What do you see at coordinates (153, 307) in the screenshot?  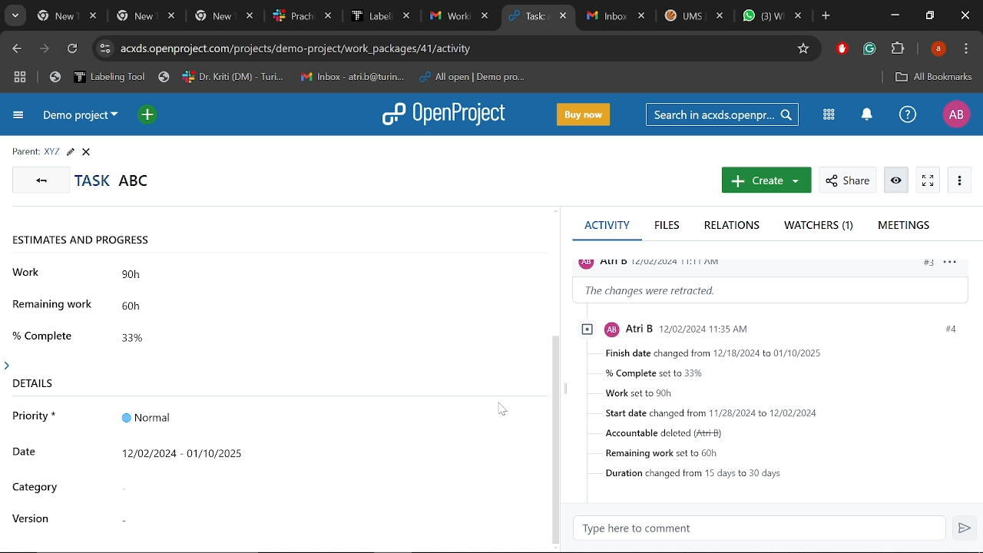 I see `60h` at bounding box center [153, 307].